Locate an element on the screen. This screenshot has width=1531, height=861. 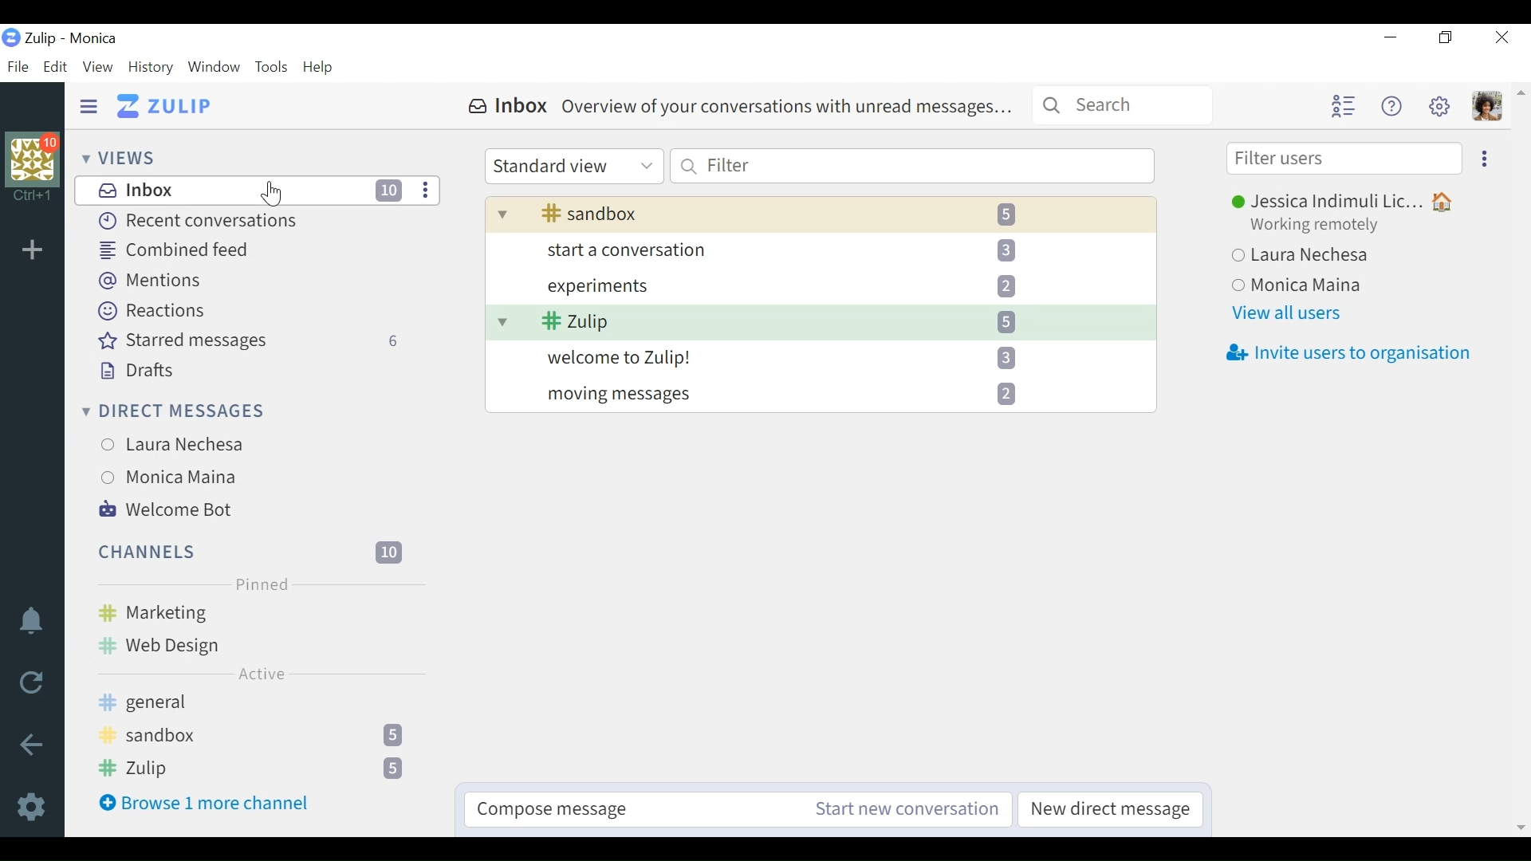
Reactions is located at coordinates (159, 311).